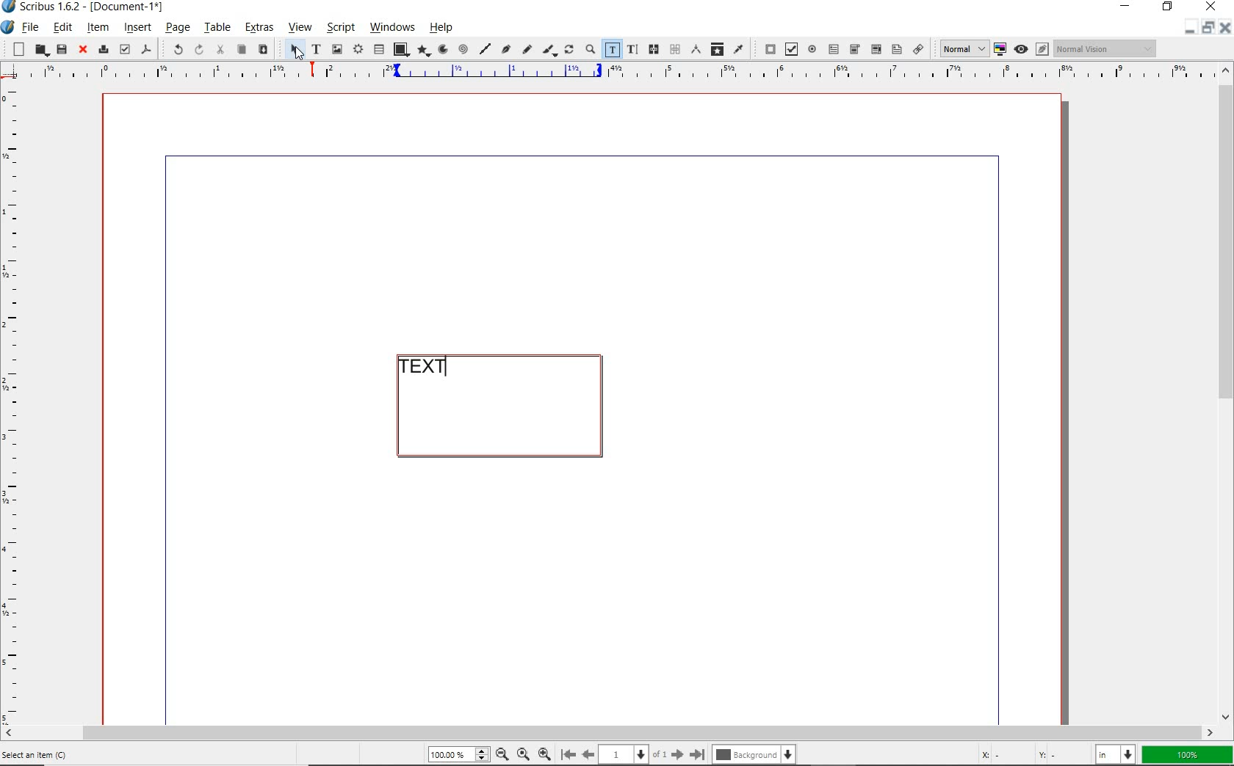 The height and width of the screenshot is (766, 1234). I want to click on pdf combo box, so click(875, 49).